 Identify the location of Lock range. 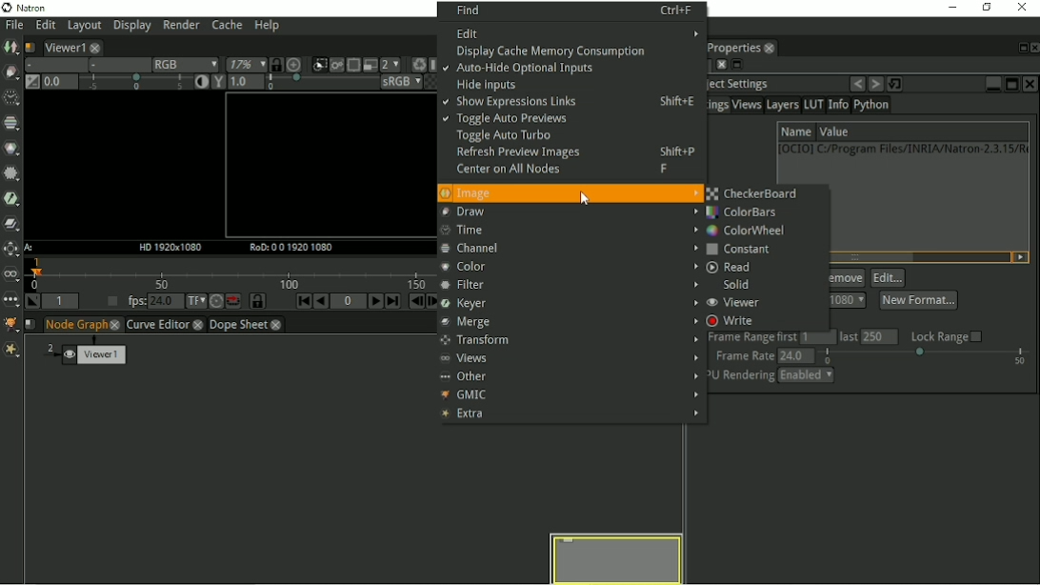
(947, 336).